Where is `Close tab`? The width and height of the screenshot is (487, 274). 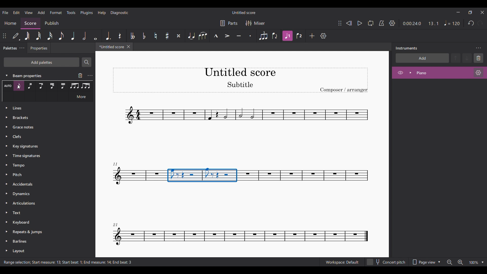
Close tab is located at coordinates (129, 47).